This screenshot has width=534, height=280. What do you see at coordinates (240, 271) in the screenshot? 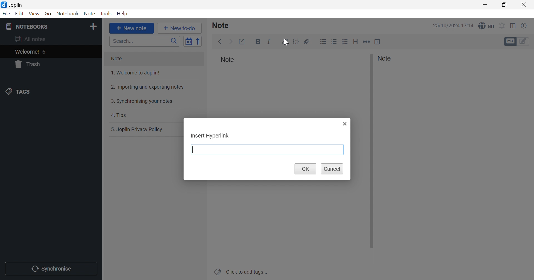
I see `Click to add tags...` at bounding box center [240, 271].